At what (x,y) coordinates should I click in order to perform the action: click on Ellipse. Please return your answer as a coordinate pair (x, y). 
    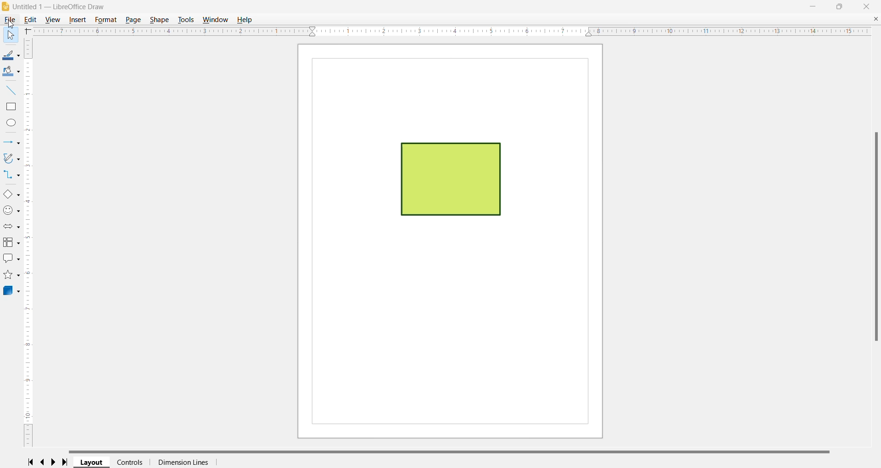
    Looking at the image, I should click on (12, 123).